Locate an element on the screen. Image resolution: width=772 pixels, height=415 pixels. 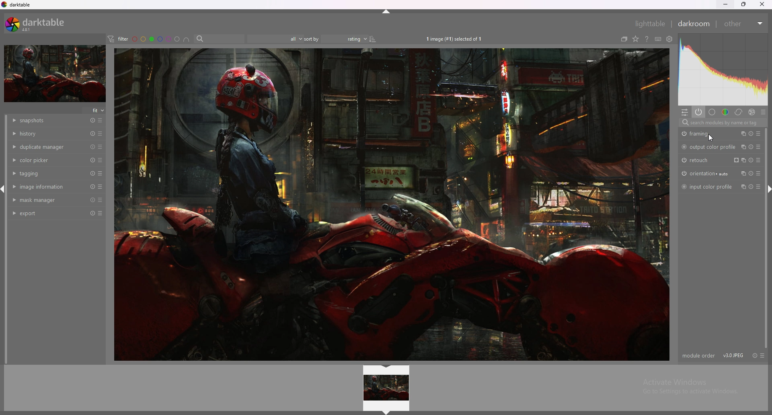
rating is located at coordinates (349, 39).